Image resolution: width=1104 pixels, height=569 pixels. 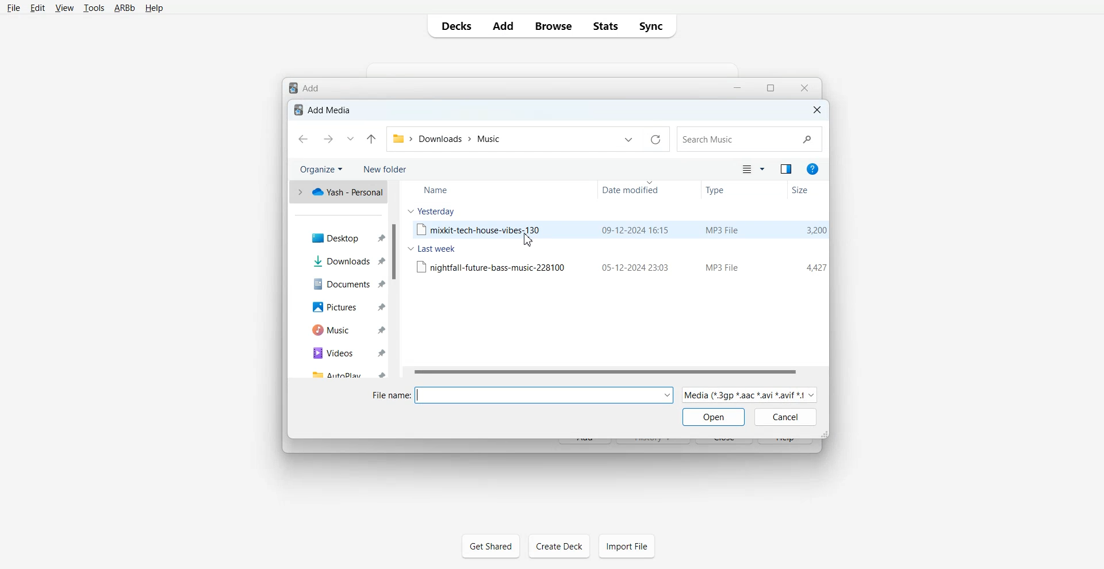 What do you see at coordinates (328, 139) in the screenshot?
I see `Go Forward` at bounding box center [328, 139].